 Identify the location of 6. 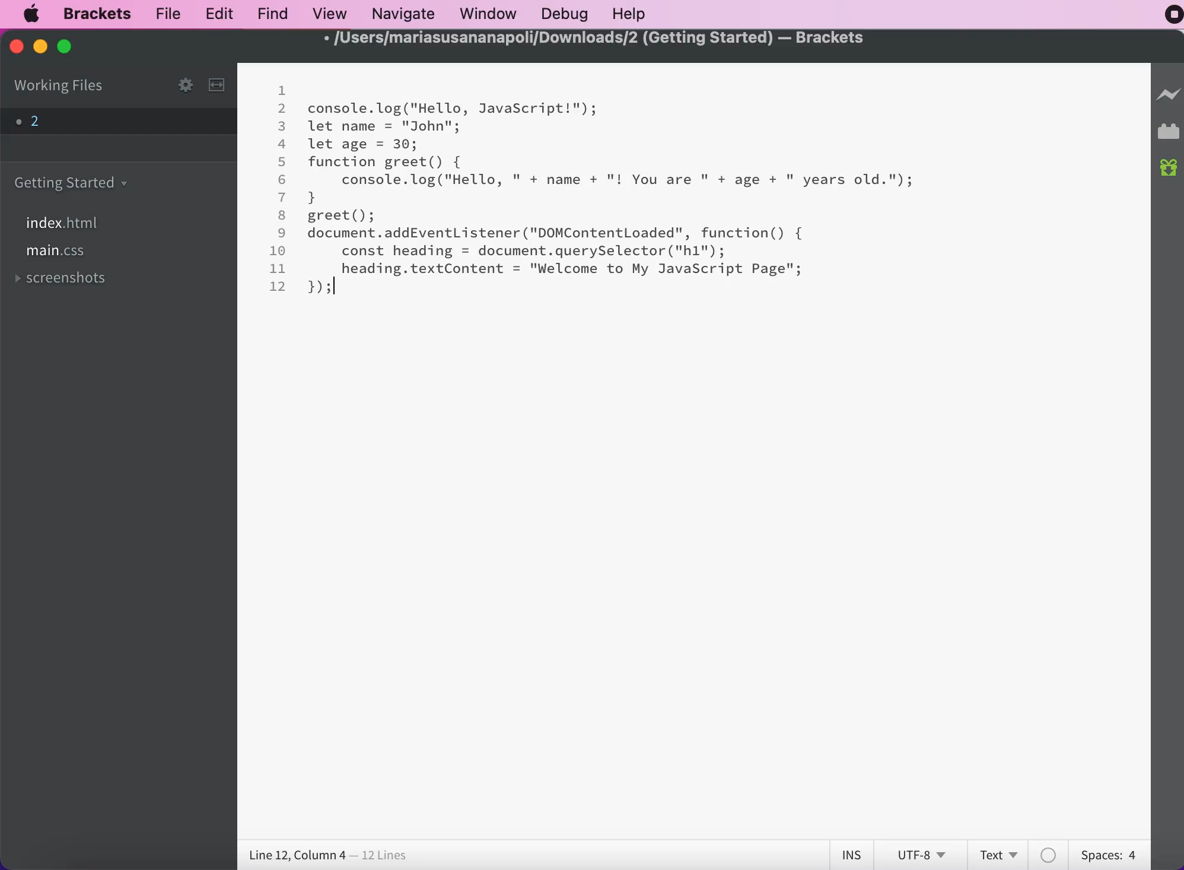
(283, 179).